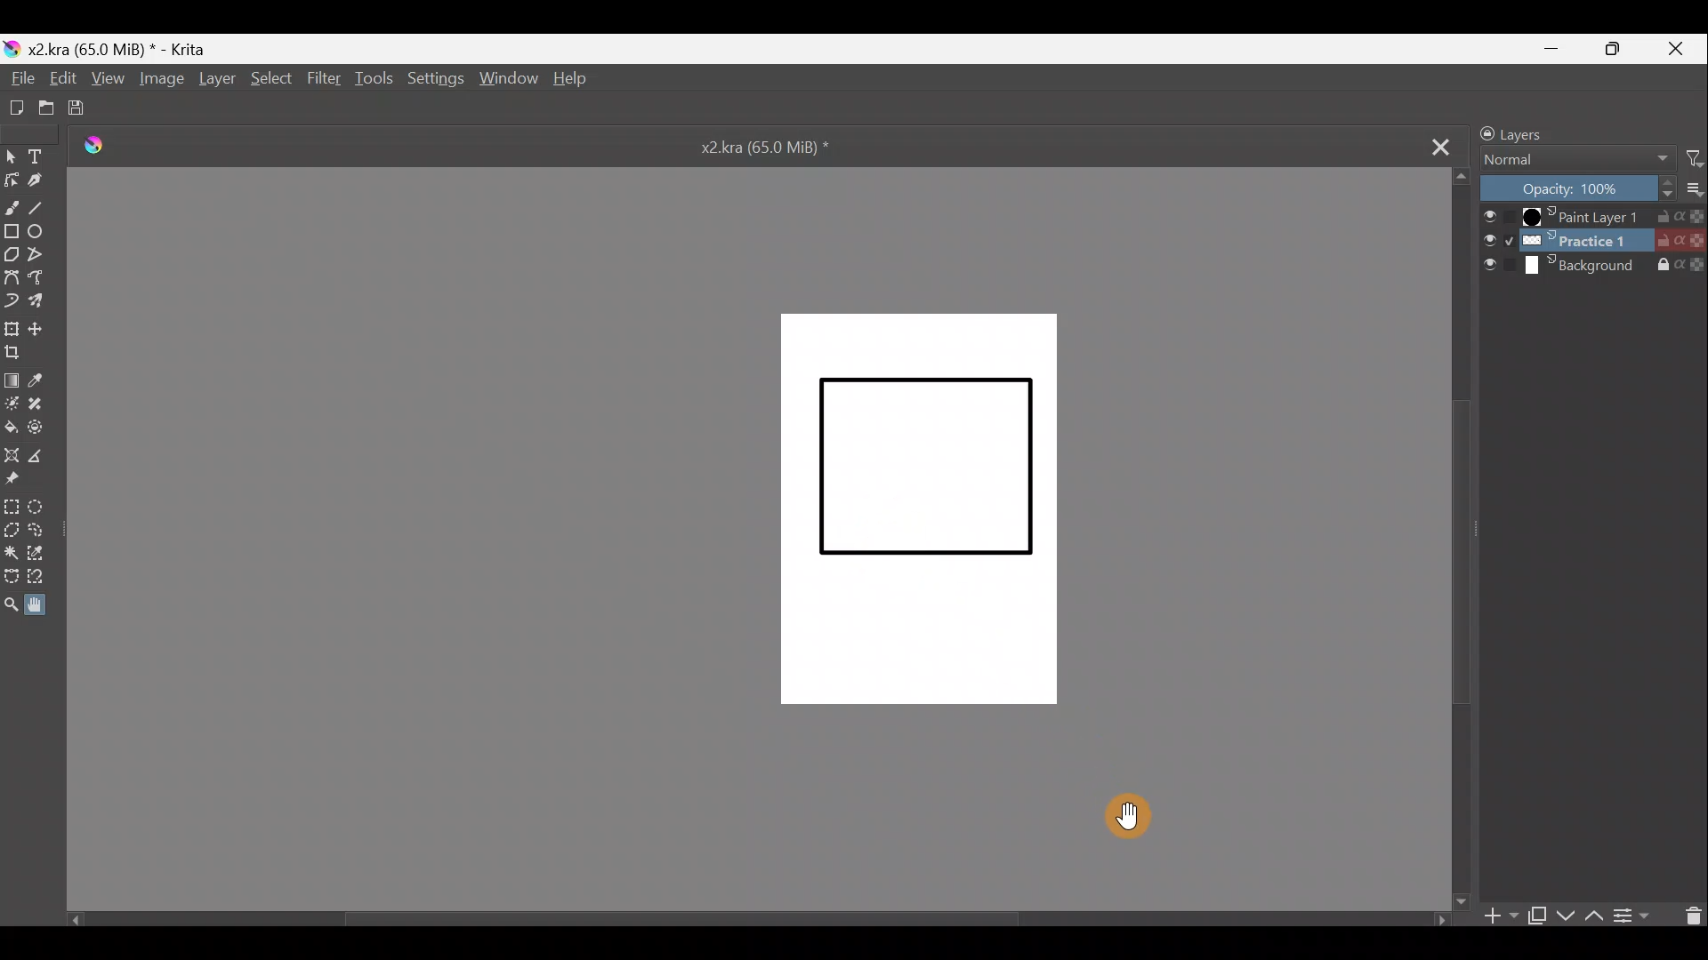 The width and height of the screenshot is (1708, 960). What do you see at coordinates (44, 380) in the screenshot?
I see `Sample a colour from the image/current layer` at bounding box center [44, 380].